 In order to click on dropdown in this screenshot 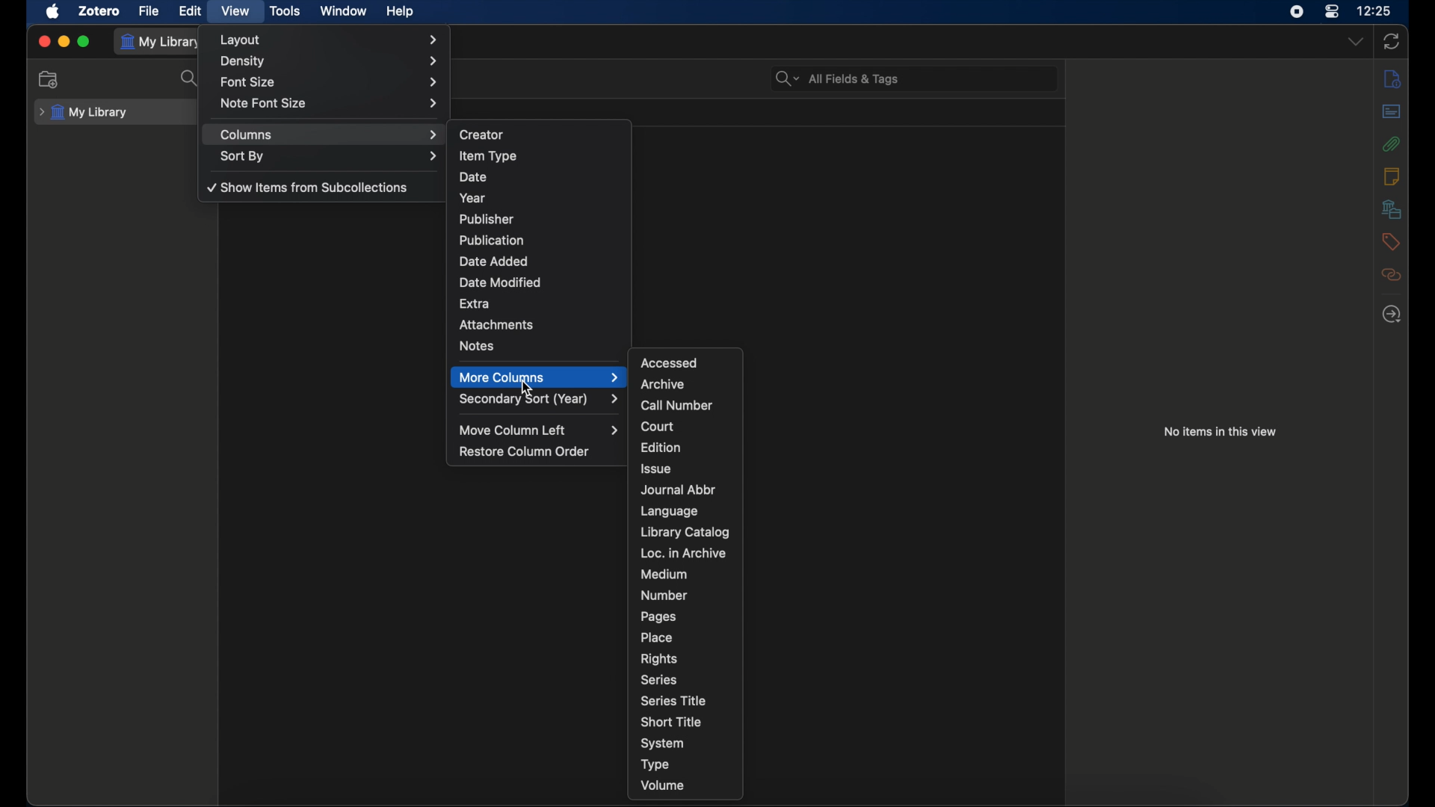, I will do `click(1355, 40)`.